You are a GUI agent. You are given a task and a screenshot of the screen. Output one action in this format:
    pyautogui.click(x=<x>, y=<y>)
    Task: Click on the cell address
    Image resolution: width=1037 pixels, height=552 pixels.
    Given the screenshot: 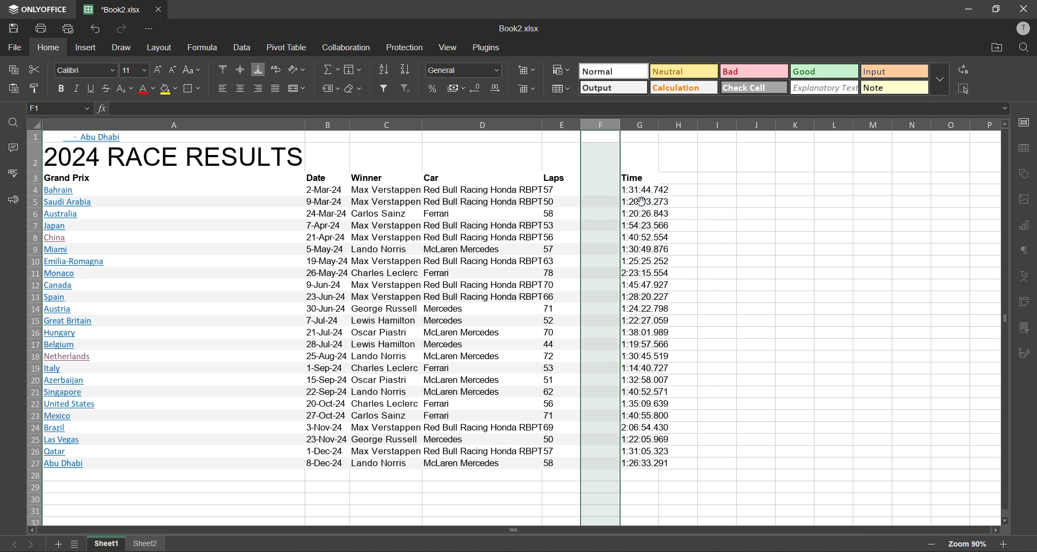 What is the action you would take?
    pyautogui.click(x=58, y=107)
    